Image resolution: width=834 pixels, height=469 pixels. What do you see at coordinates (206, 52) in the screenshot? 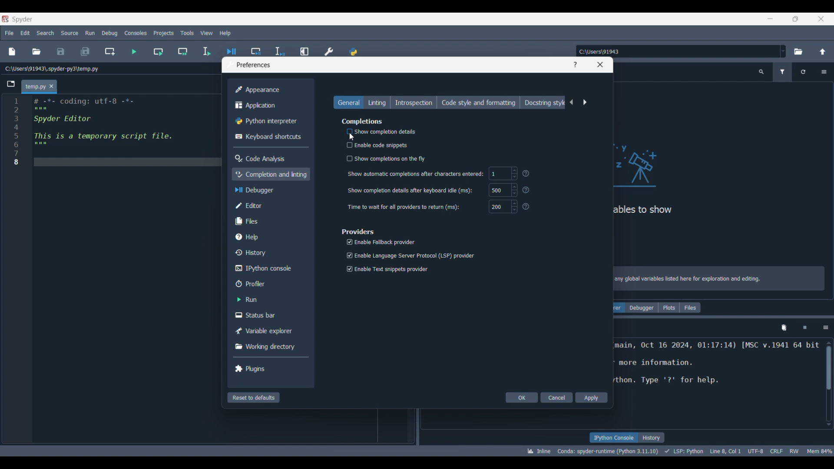
I see `Run selection/current line` at bounding box center [206, 52].